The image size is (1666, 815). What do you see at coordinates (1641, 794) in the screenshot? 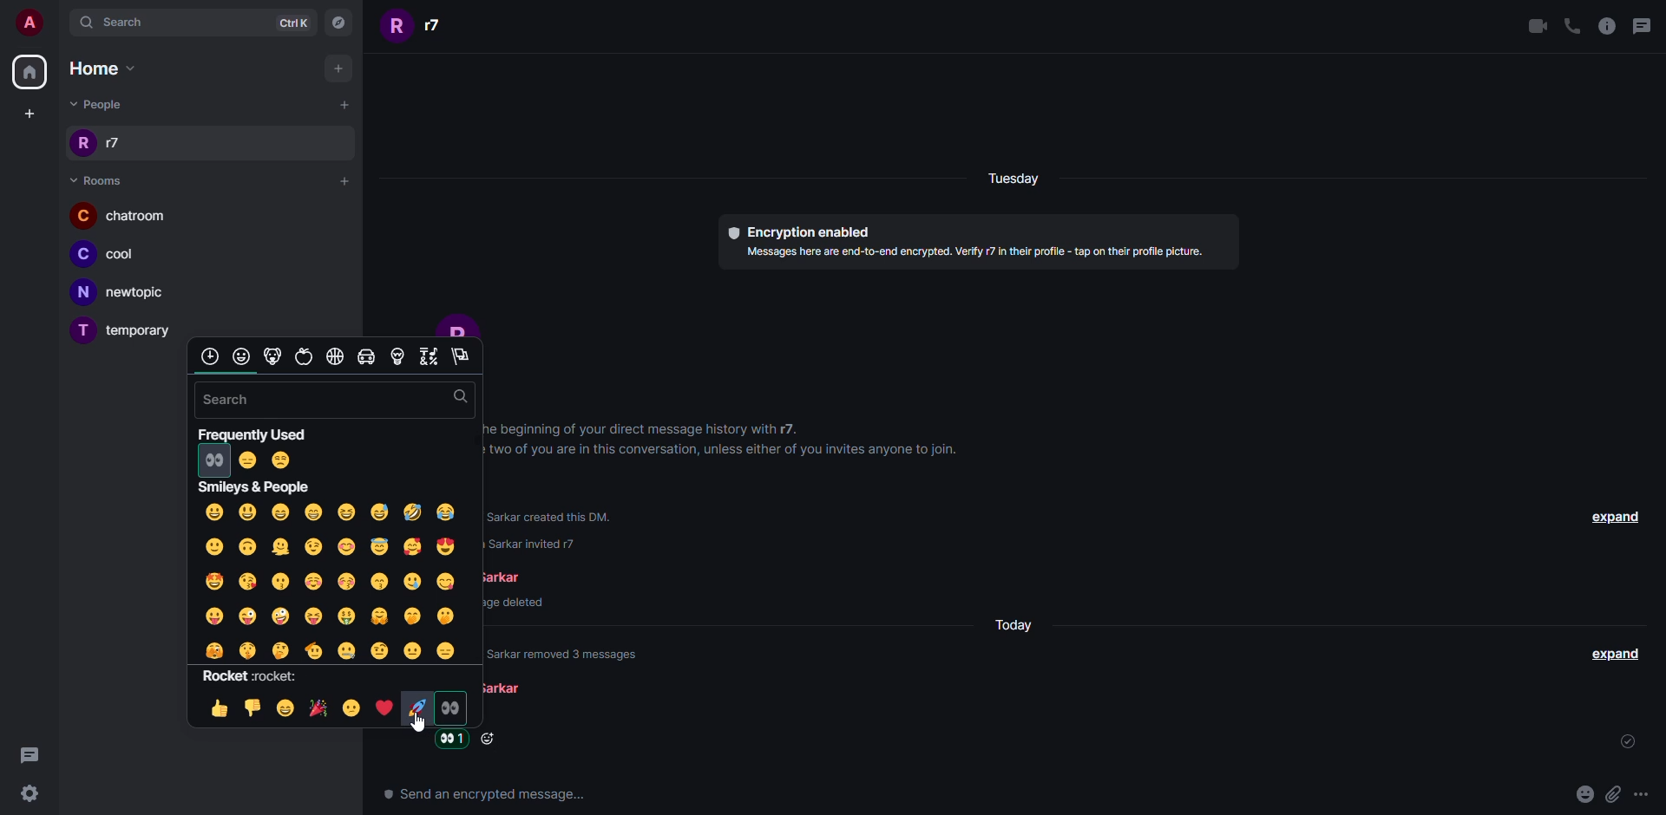
I see `more` at bounding box center [1641, 794].